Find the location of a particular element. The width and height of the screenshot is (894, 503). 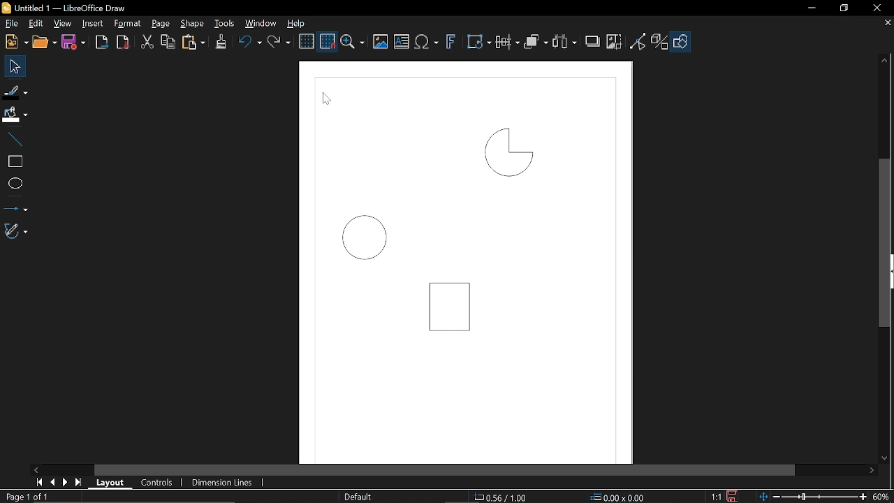

Zoom is located at coordinates (881, 497).